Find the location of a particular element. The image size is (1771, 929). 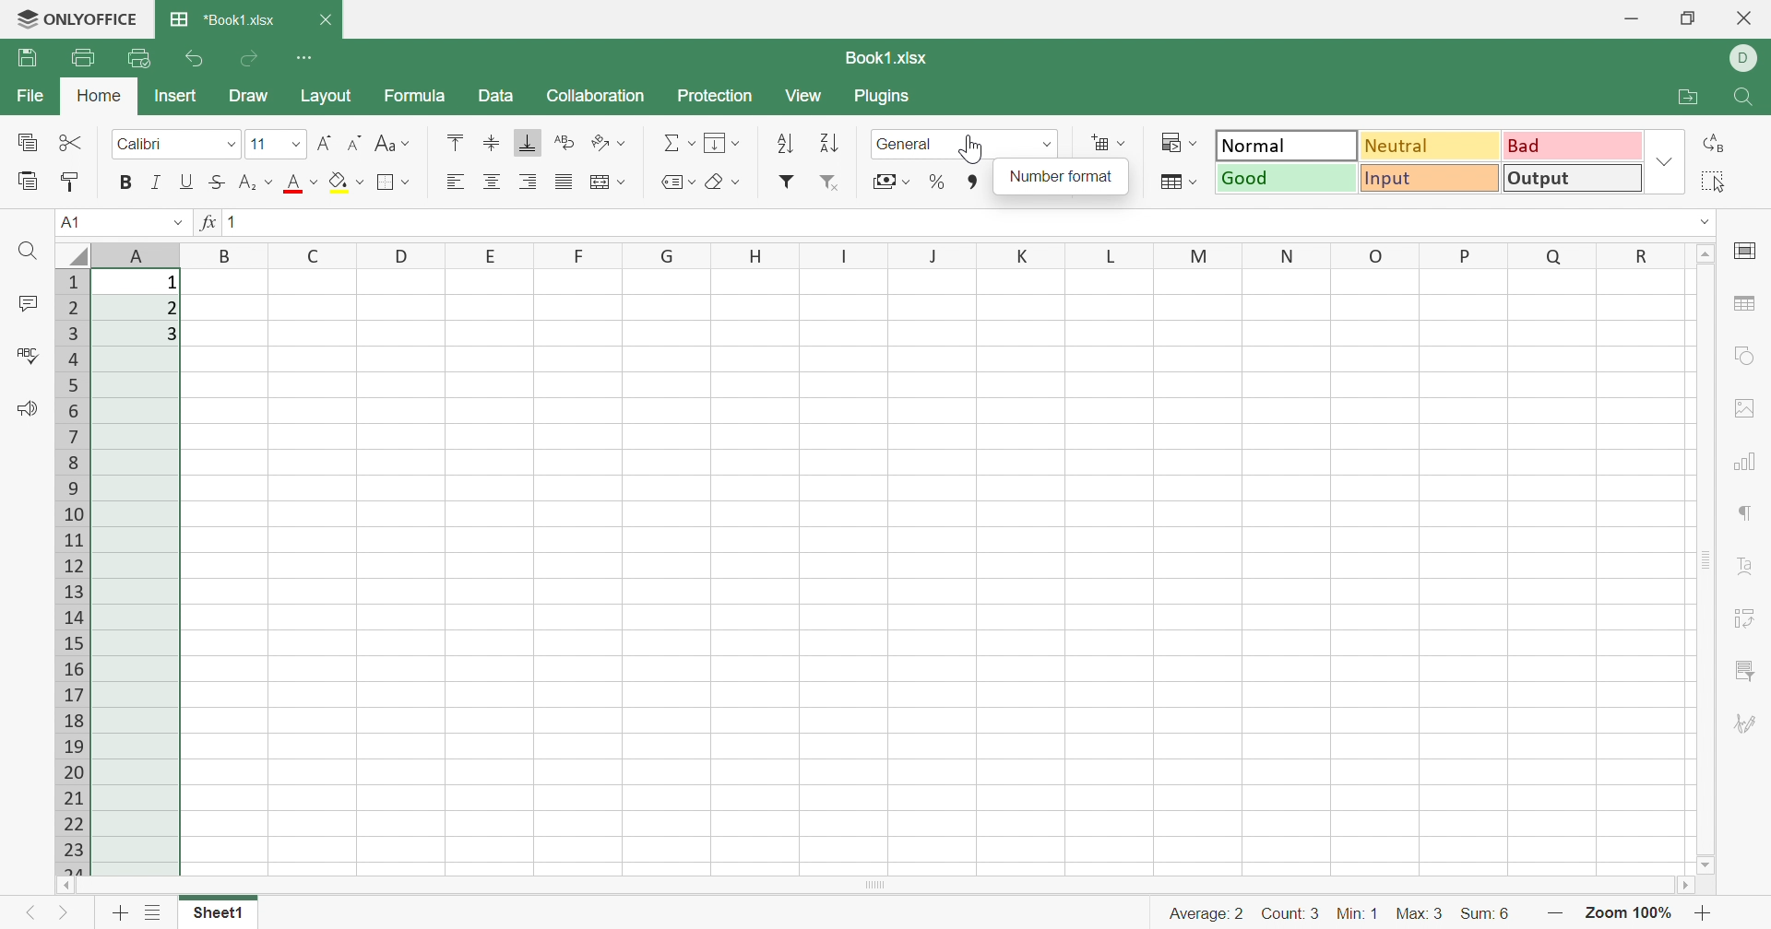

Drop down is located at coordinates (1667, 160).